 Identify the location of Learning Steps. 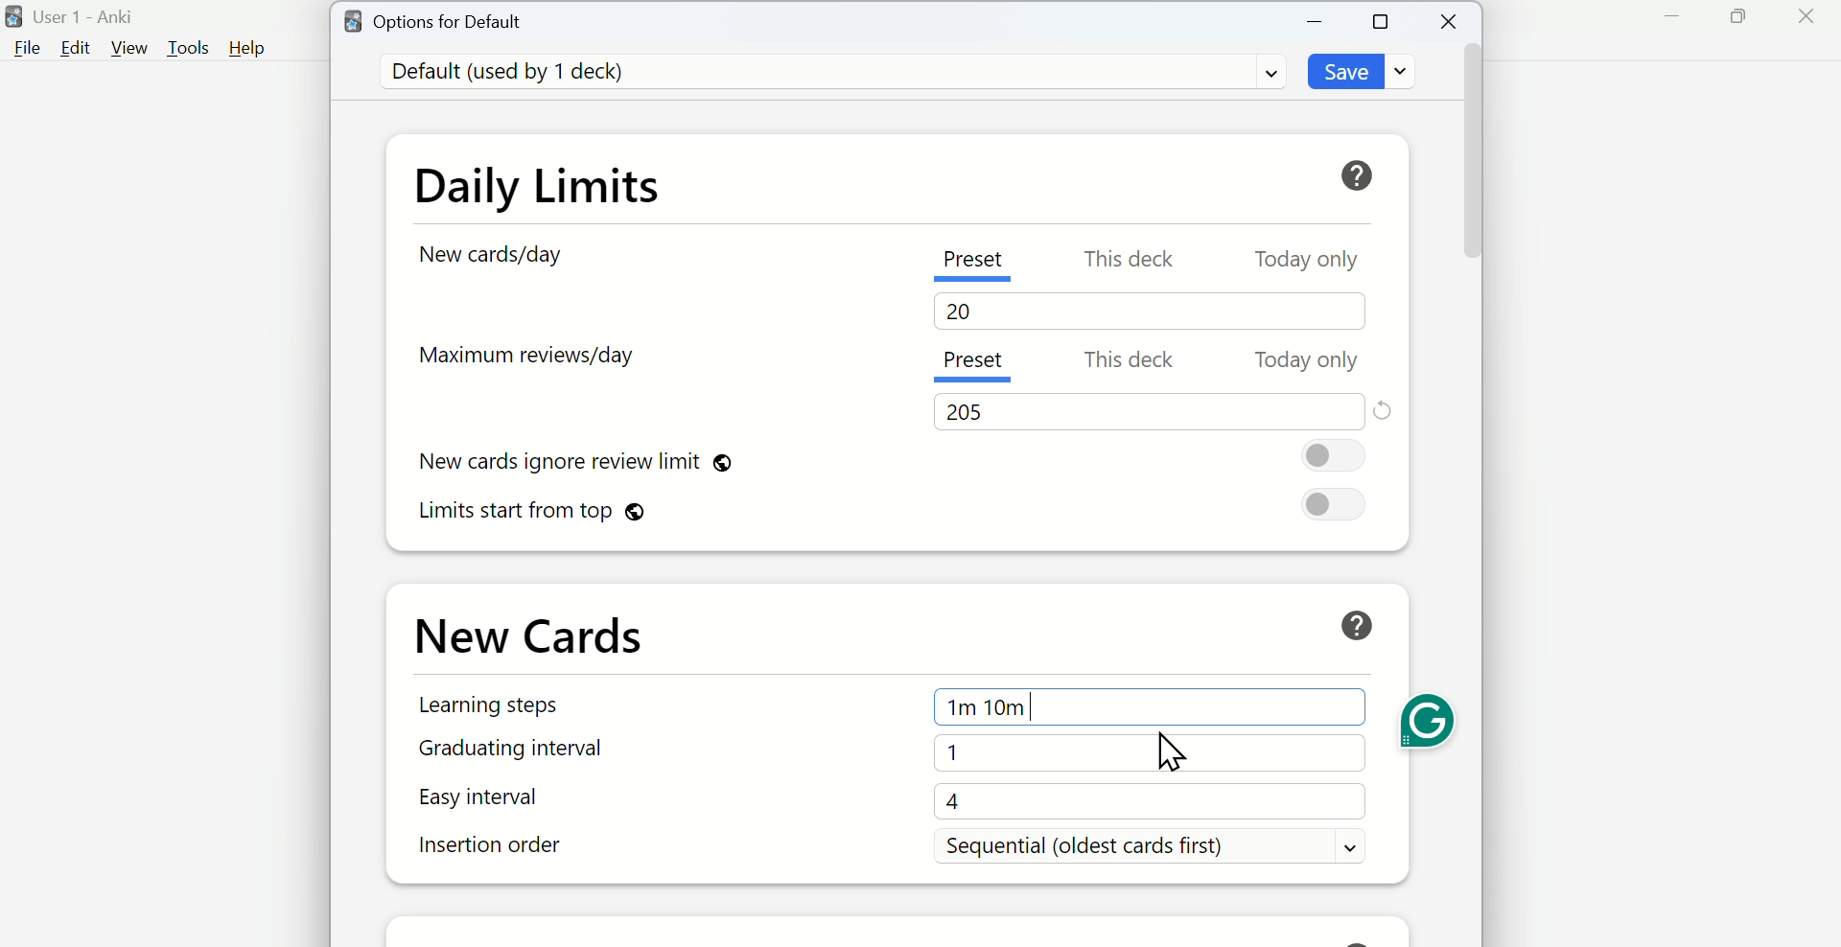
(492, 709).